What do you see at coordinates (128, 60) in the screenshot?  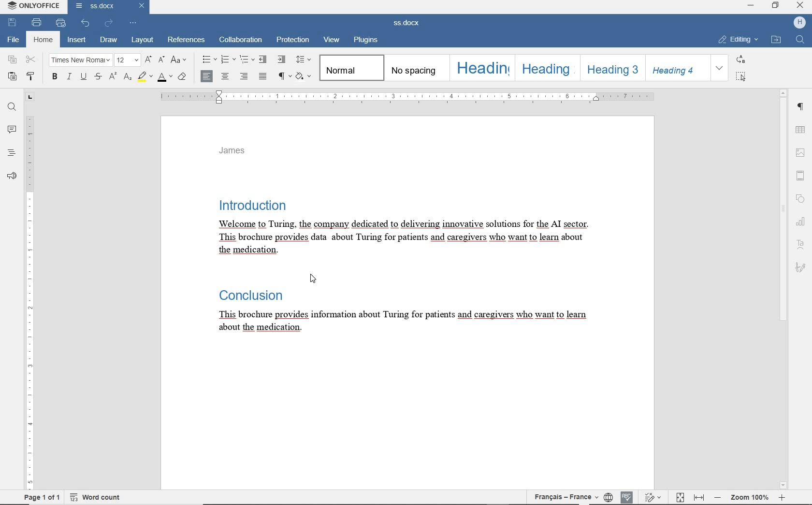 I see `FONT SIZE` at bounding box center [128, 60].